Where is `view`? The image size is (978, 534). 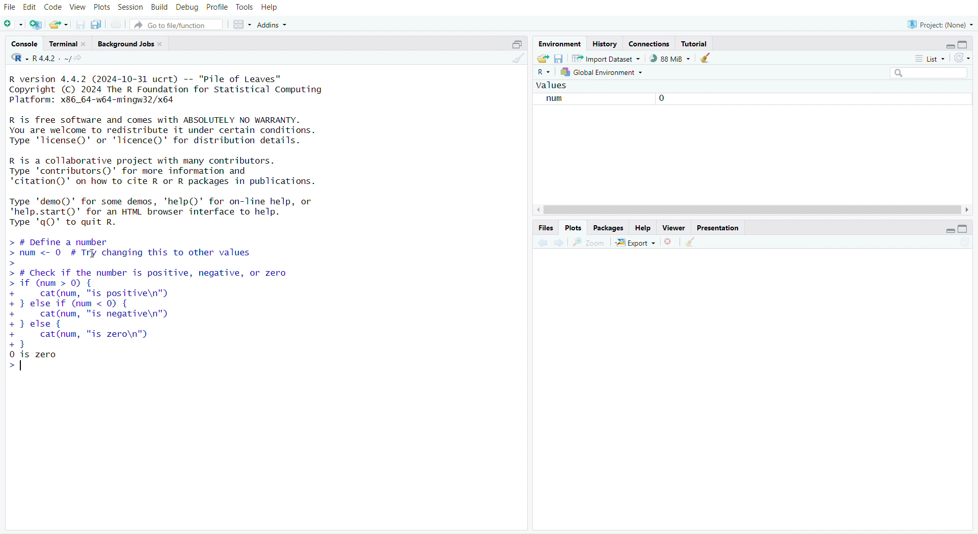
view is located at coordinates (78, 8).